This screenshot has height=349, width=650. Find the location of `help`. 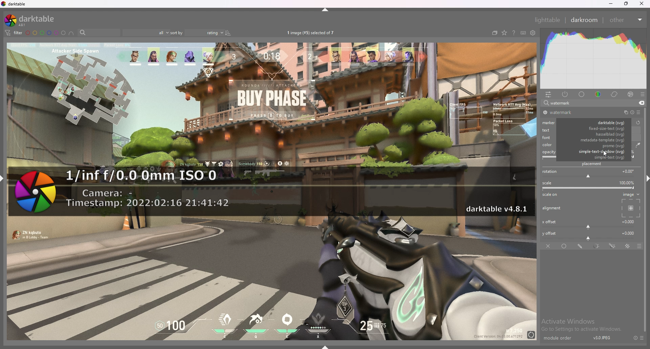

help is located at coordinates (514, 33).